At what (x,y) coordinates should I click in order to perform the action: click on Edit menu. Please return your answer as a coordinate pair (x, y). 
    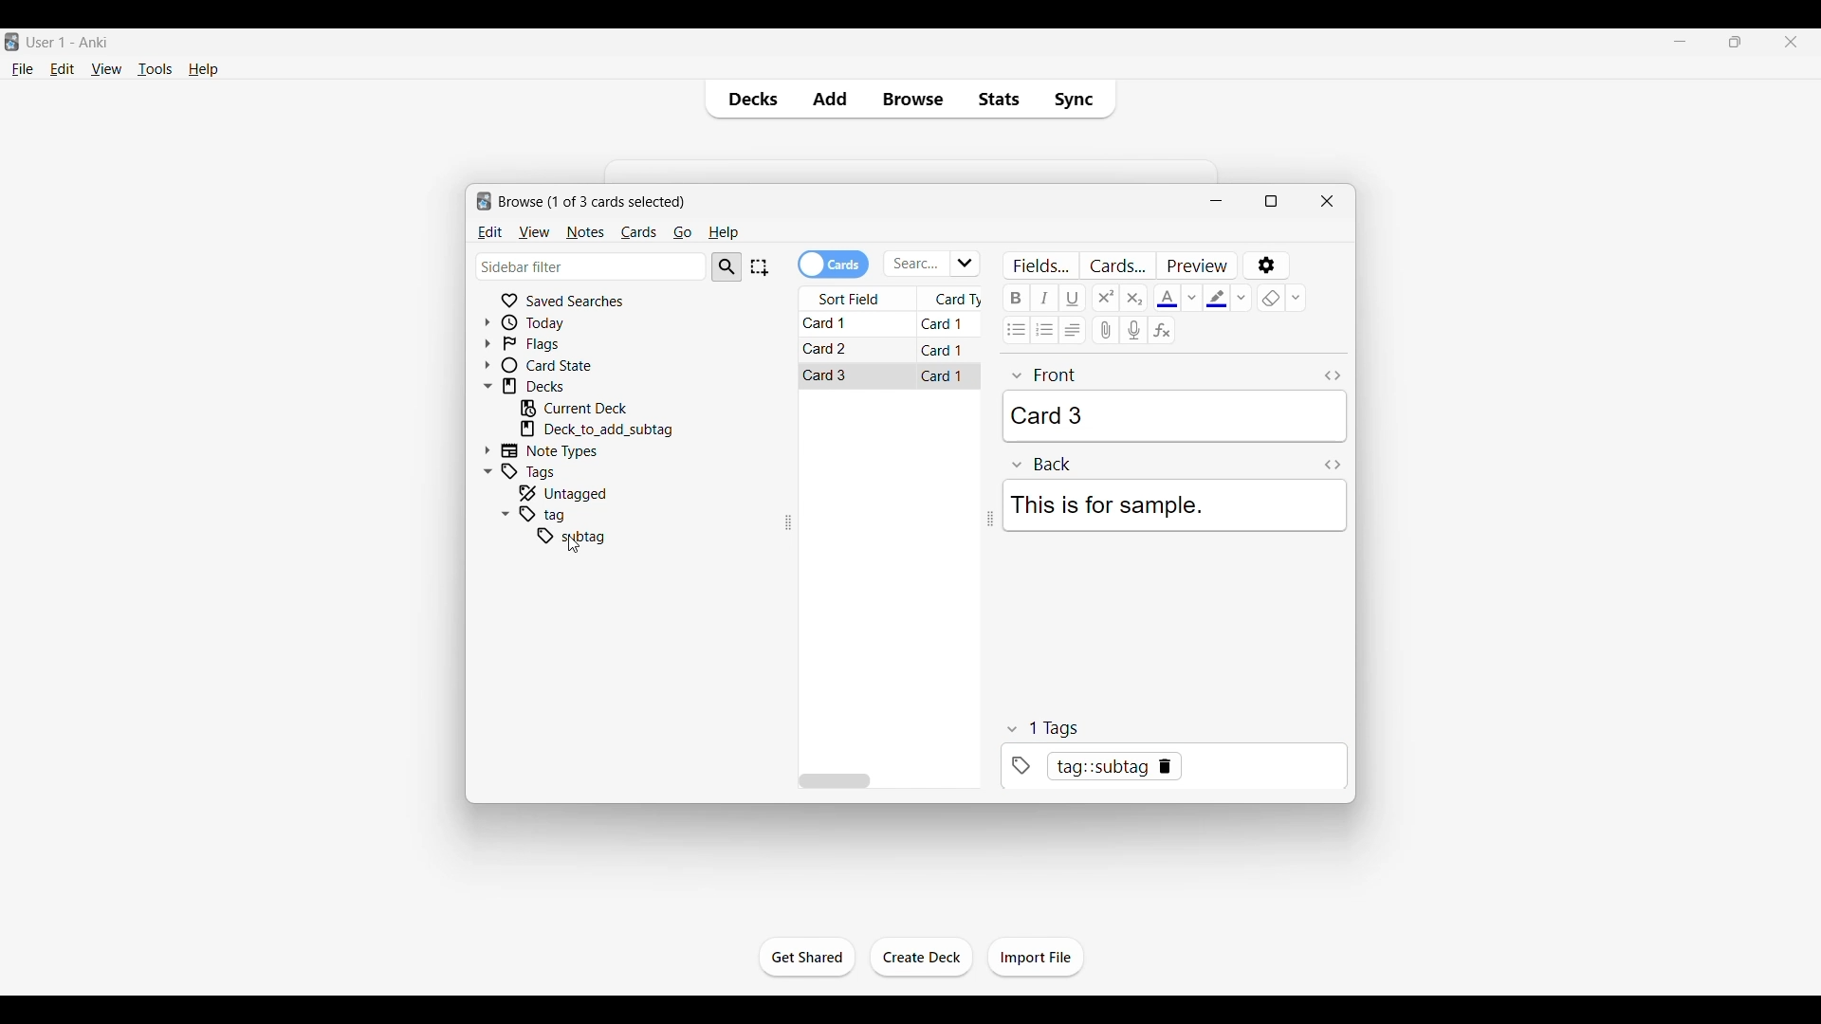
    Looking at the image, I should click on (490, 233).